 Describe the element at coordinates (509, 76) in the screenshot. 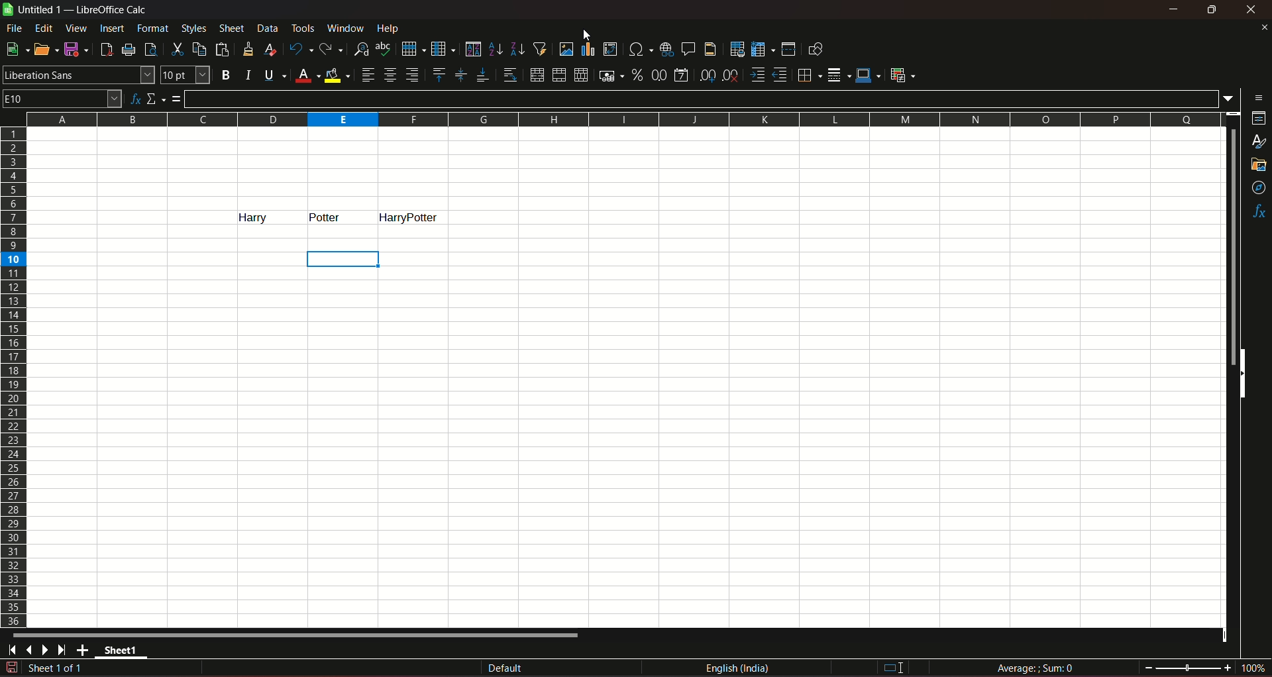

I see `wrap text` at that location.